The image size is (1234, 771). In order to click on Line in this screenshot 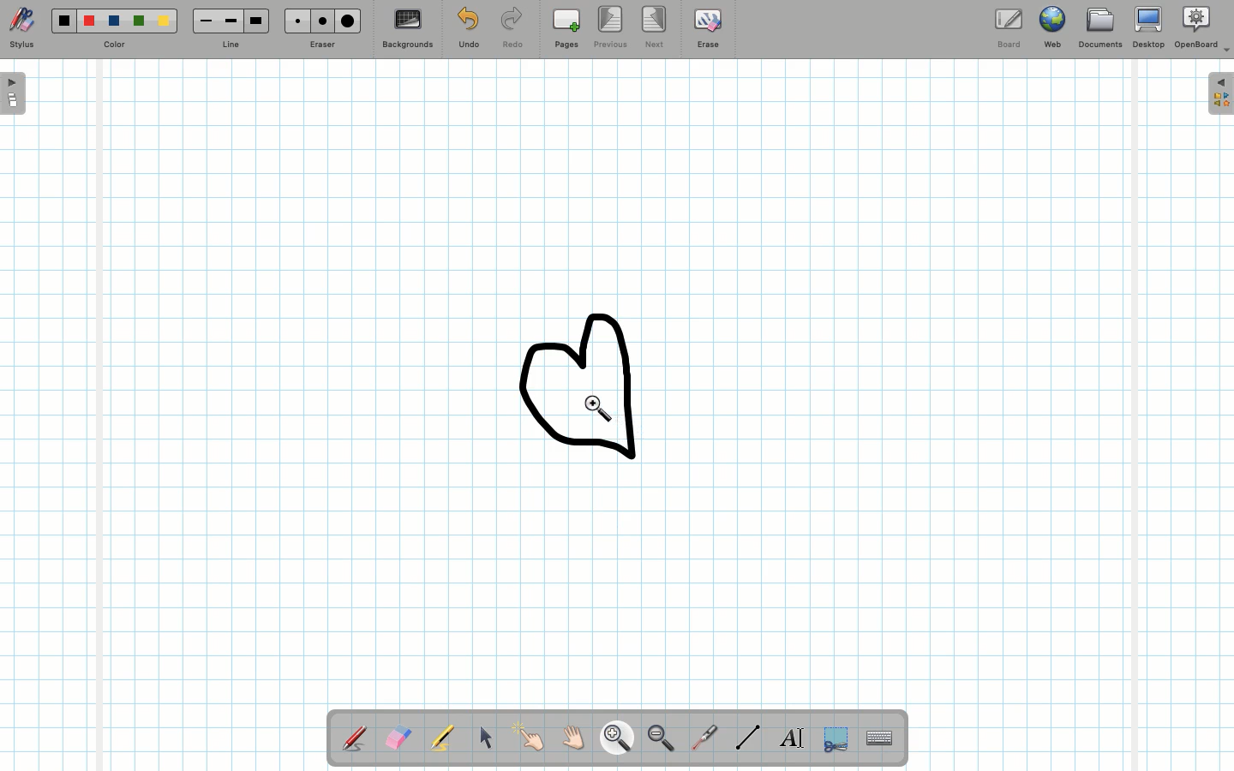, I will do `click(745, 737)`.